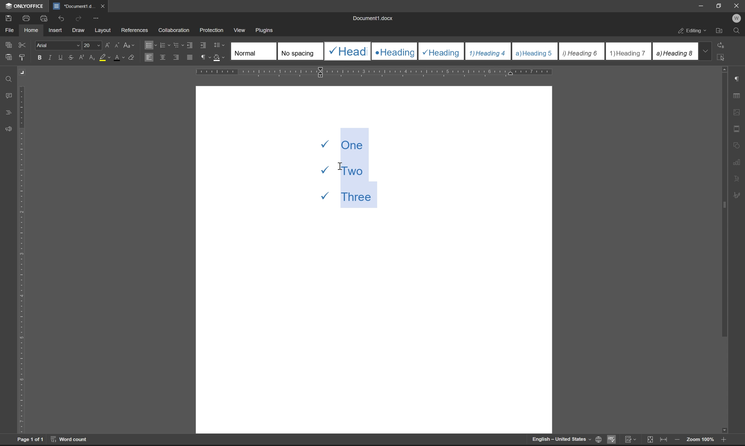 This screenshot has height=446, width=745. What do you see at coordinates (218, 57) in the screenshot?
I see `shading` at bounding box center [218, 57].